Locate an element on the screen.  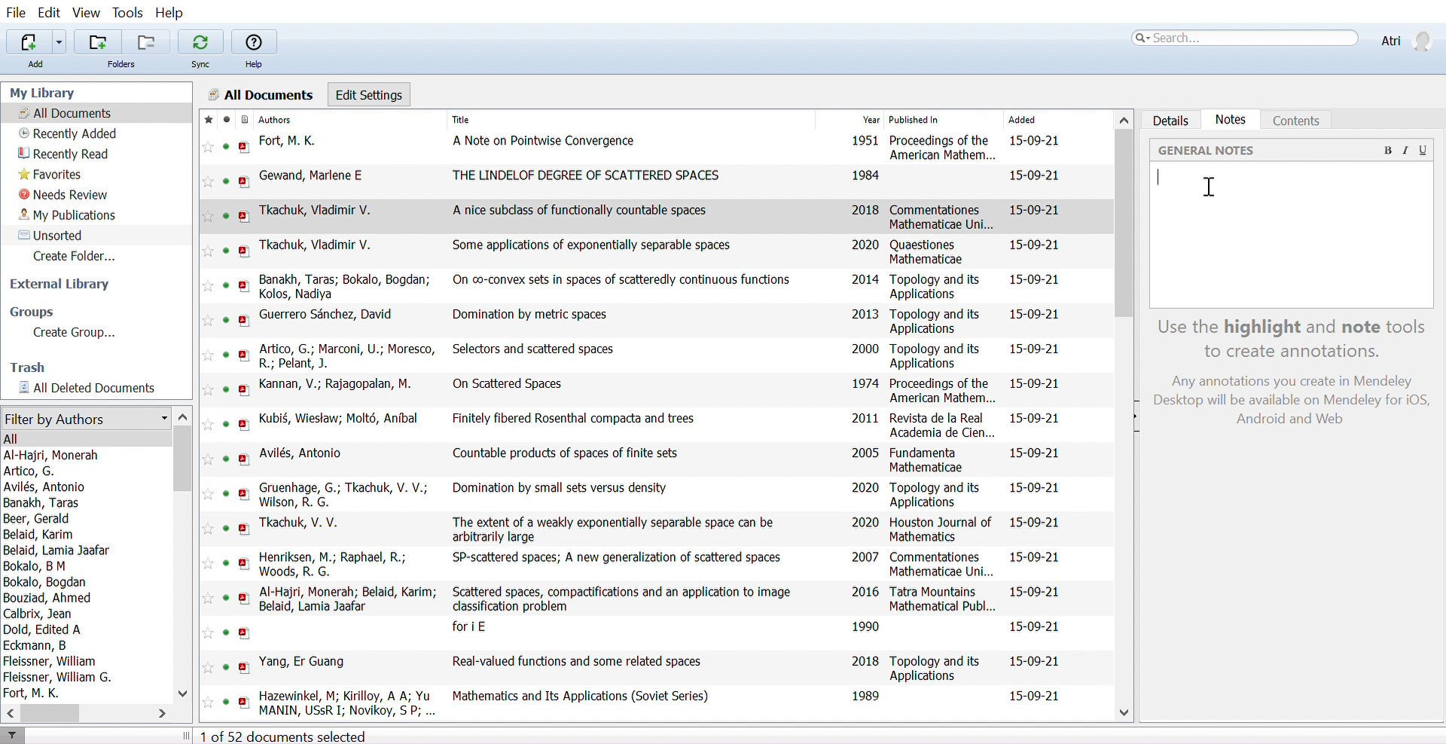
On co-convex sets in spaces of scatteredly continuous functions is located at coordinates (621, 279).